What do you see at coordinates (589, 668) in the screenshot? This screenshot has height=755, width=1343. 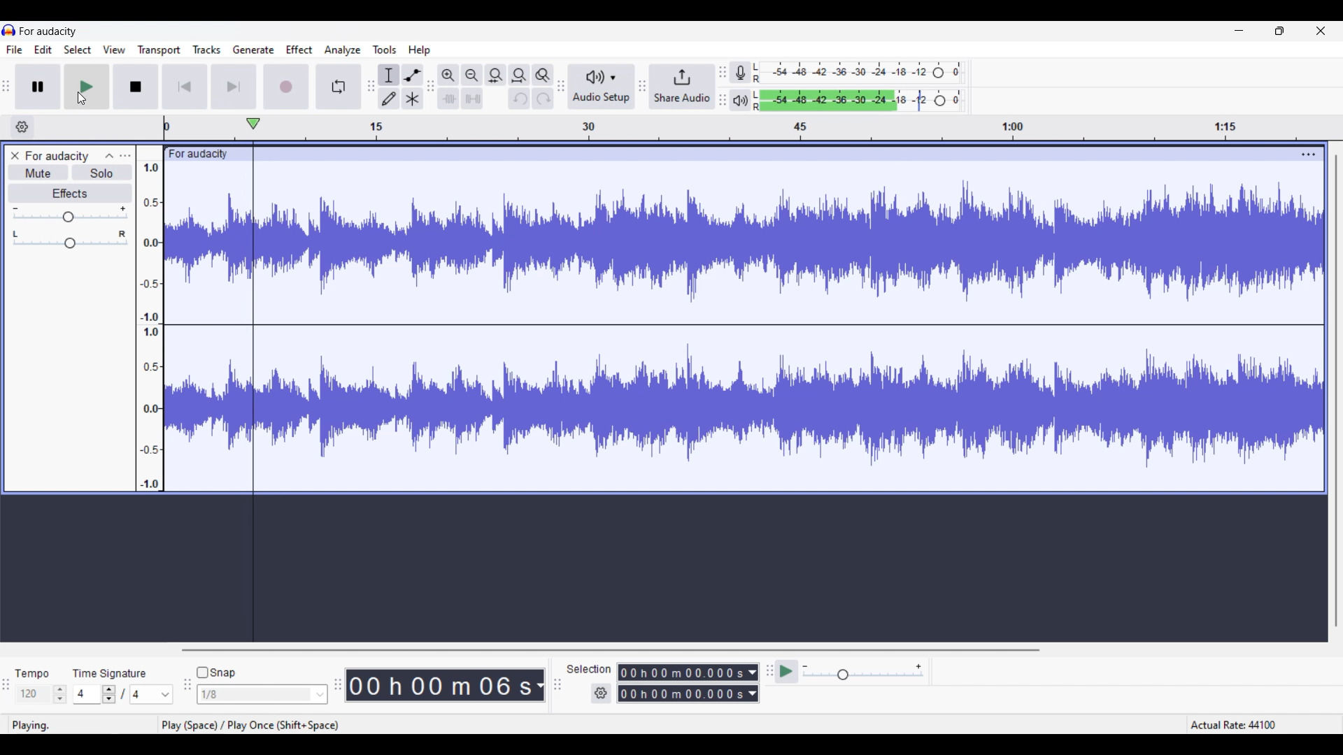 I see `Indicates selection duration settings` at bounding box center [589, 668].